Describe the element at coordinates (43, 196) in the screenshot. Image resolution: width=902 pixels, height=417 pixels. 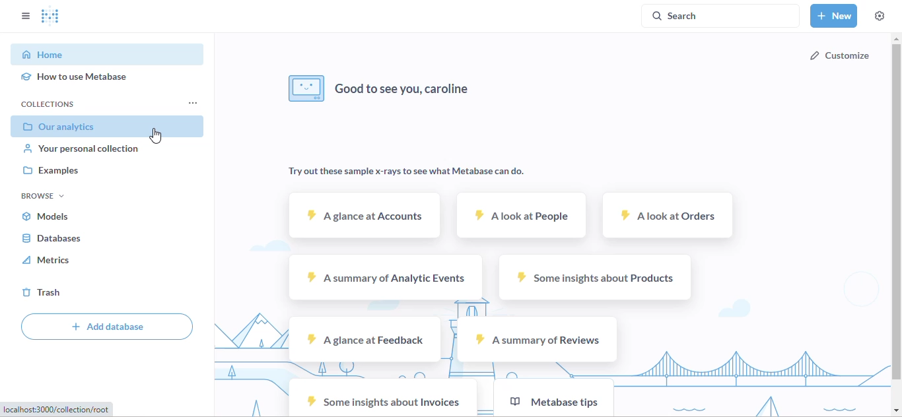
I see `browse` at that location.